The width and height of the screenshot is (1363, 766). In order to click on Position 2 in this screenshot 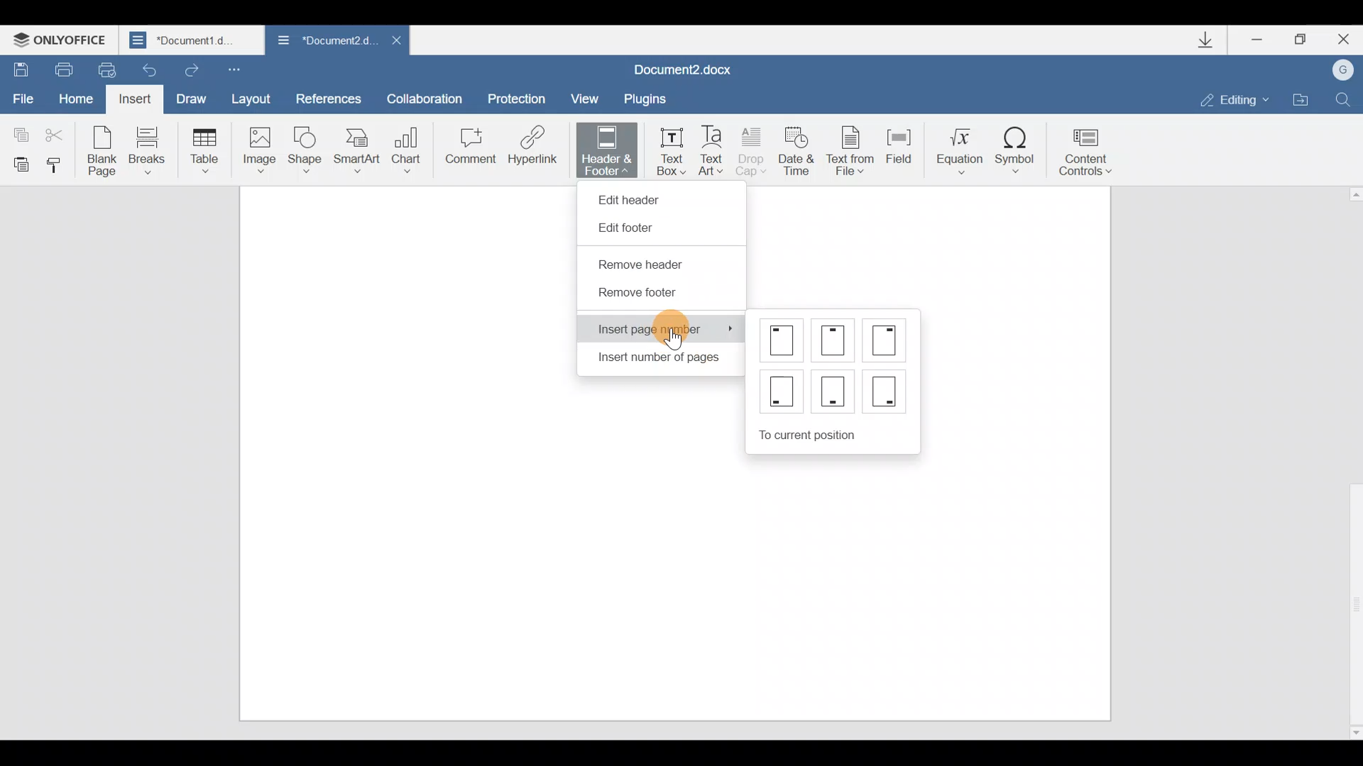, I will do `click(835, 340)`.